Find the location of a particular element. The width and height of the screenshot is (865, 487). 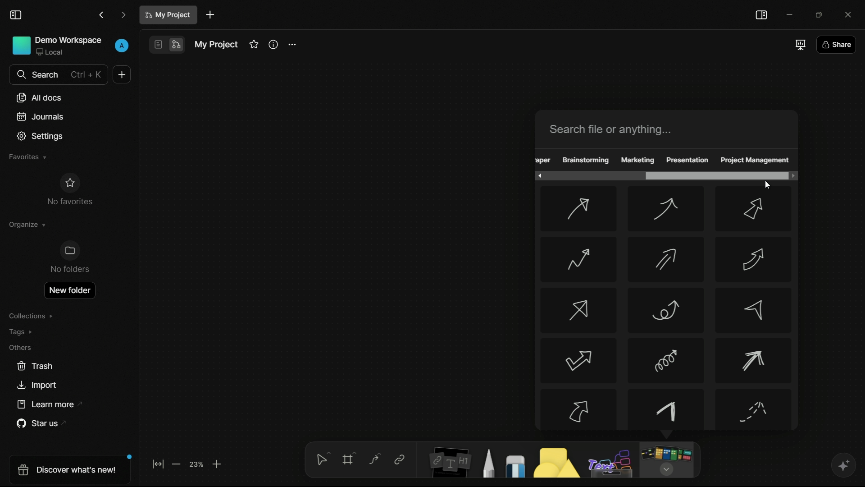

new document is located at coordinates (210, 15).